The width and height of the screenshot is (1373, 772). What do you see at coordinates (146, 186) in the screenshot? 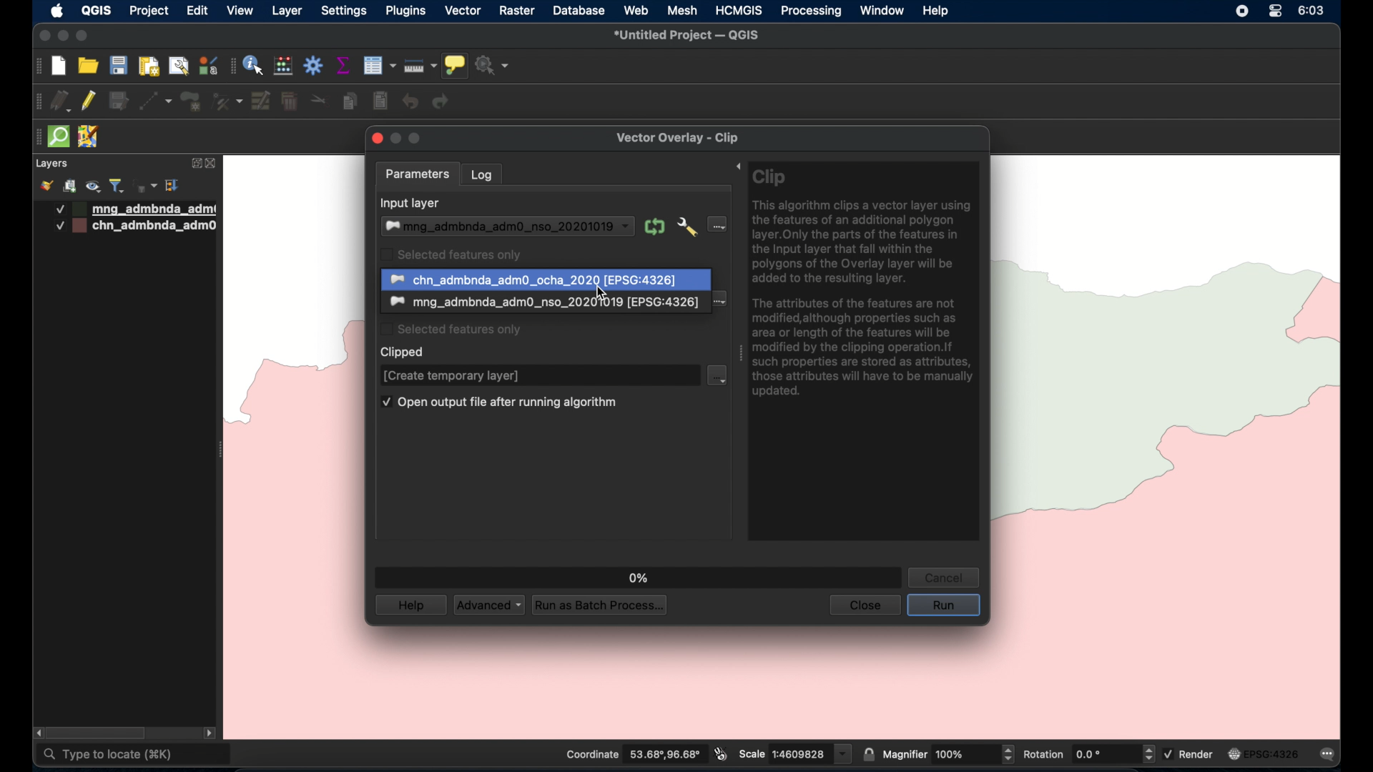
I see `filter legend by expression` at bounding box center [146, 186].